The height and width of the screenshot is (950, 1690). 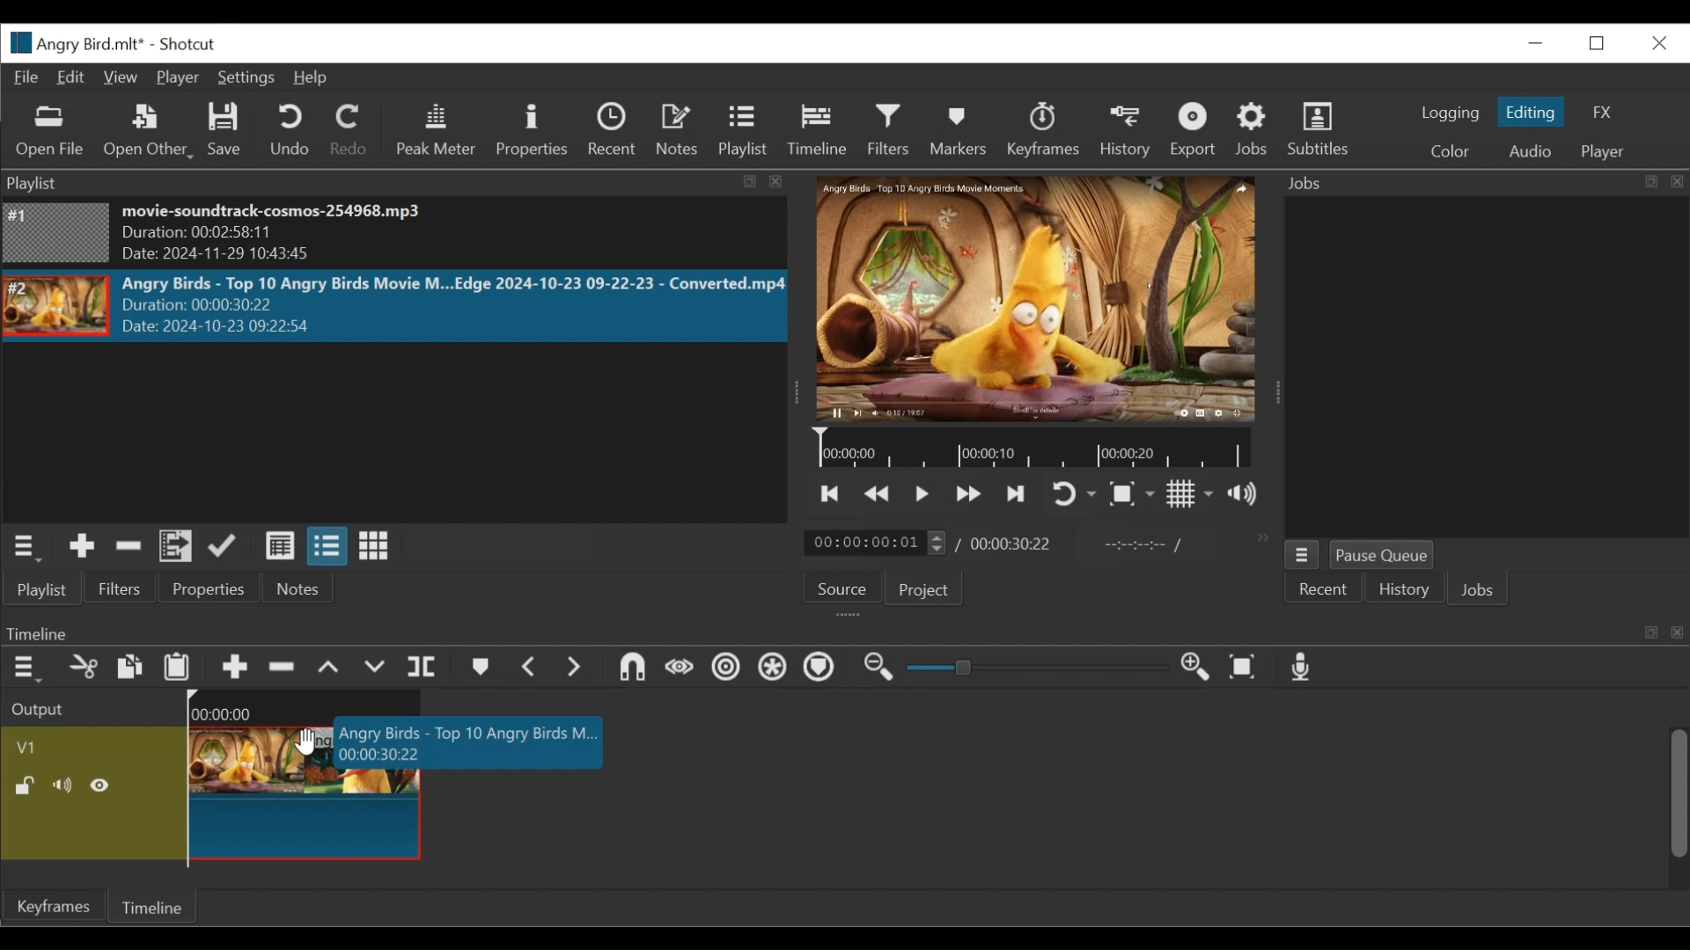 I want to click on Pause Queue, so click(x=1387, y=555).